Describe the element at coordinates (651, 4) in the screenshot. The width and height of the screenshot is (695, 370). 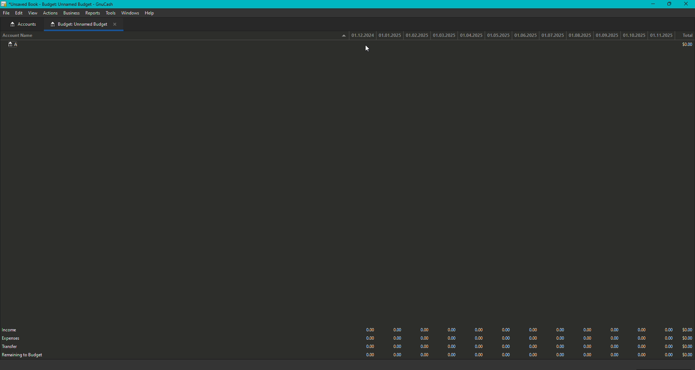
I see `Minimize` at that location.